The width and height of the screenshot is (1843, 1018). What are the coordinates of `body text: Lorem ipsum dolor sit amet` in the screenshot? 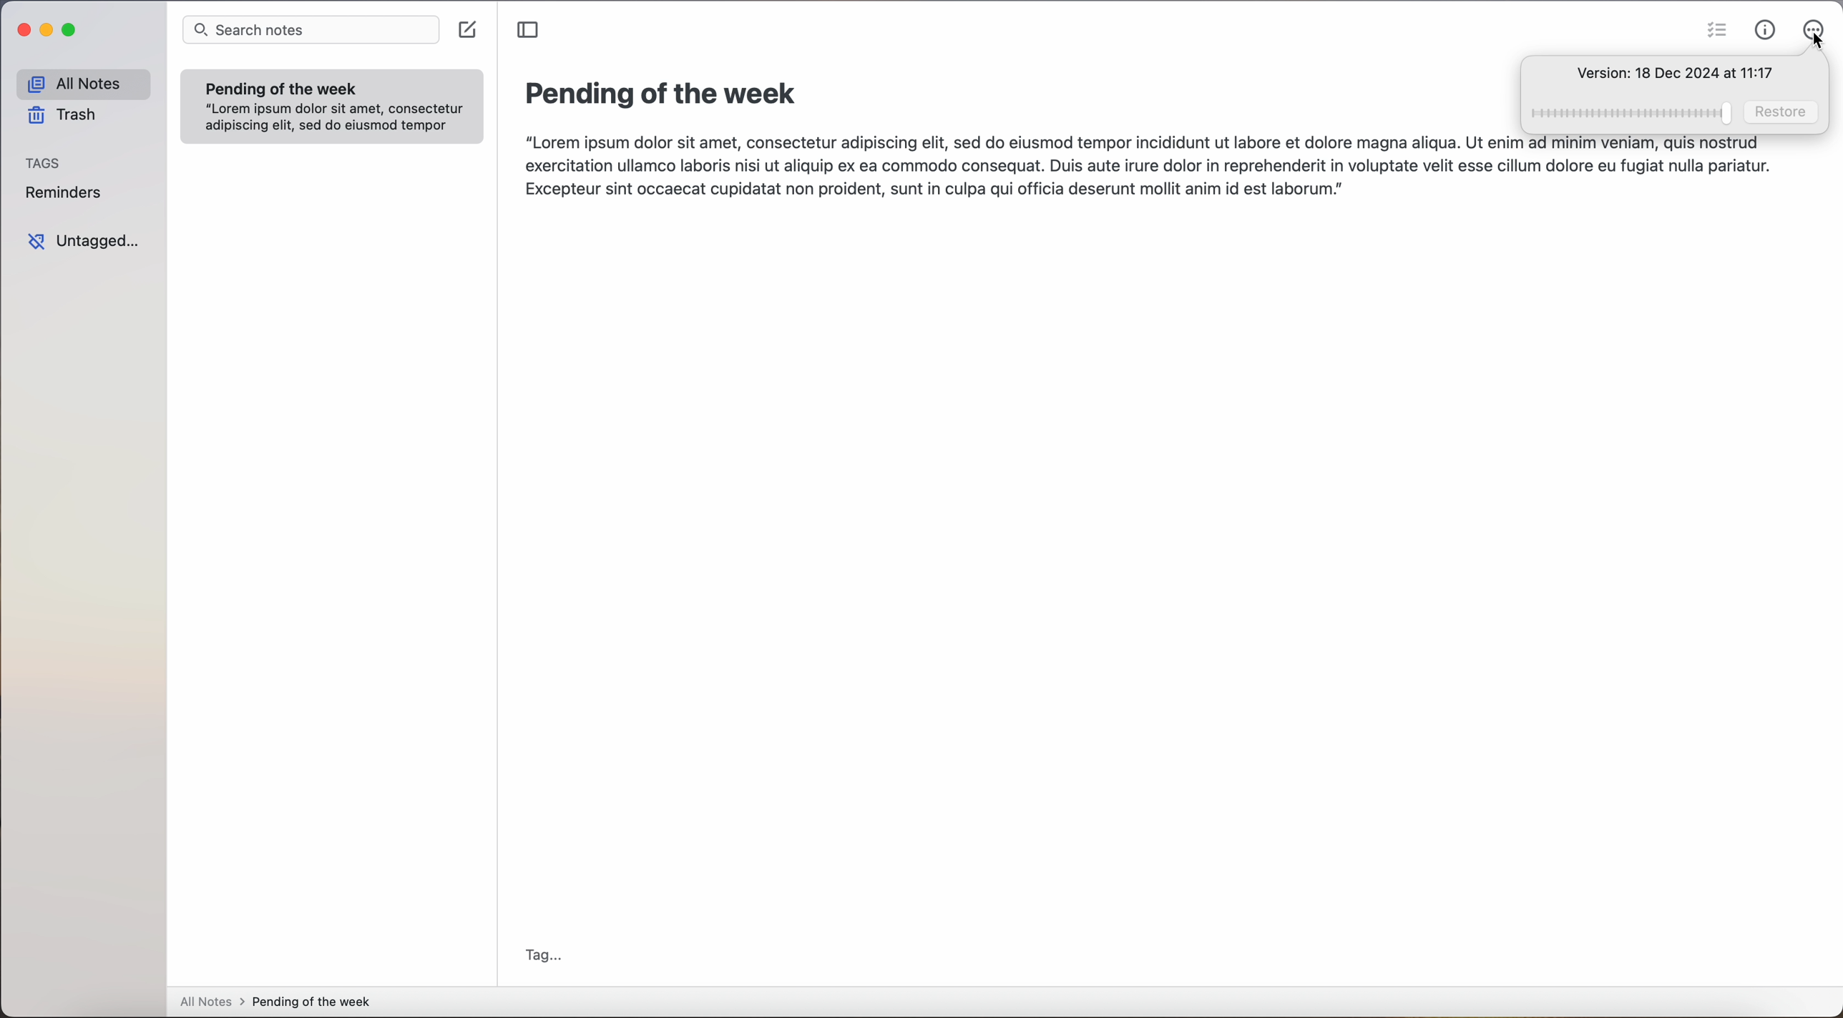 It's located at (1146, 166).